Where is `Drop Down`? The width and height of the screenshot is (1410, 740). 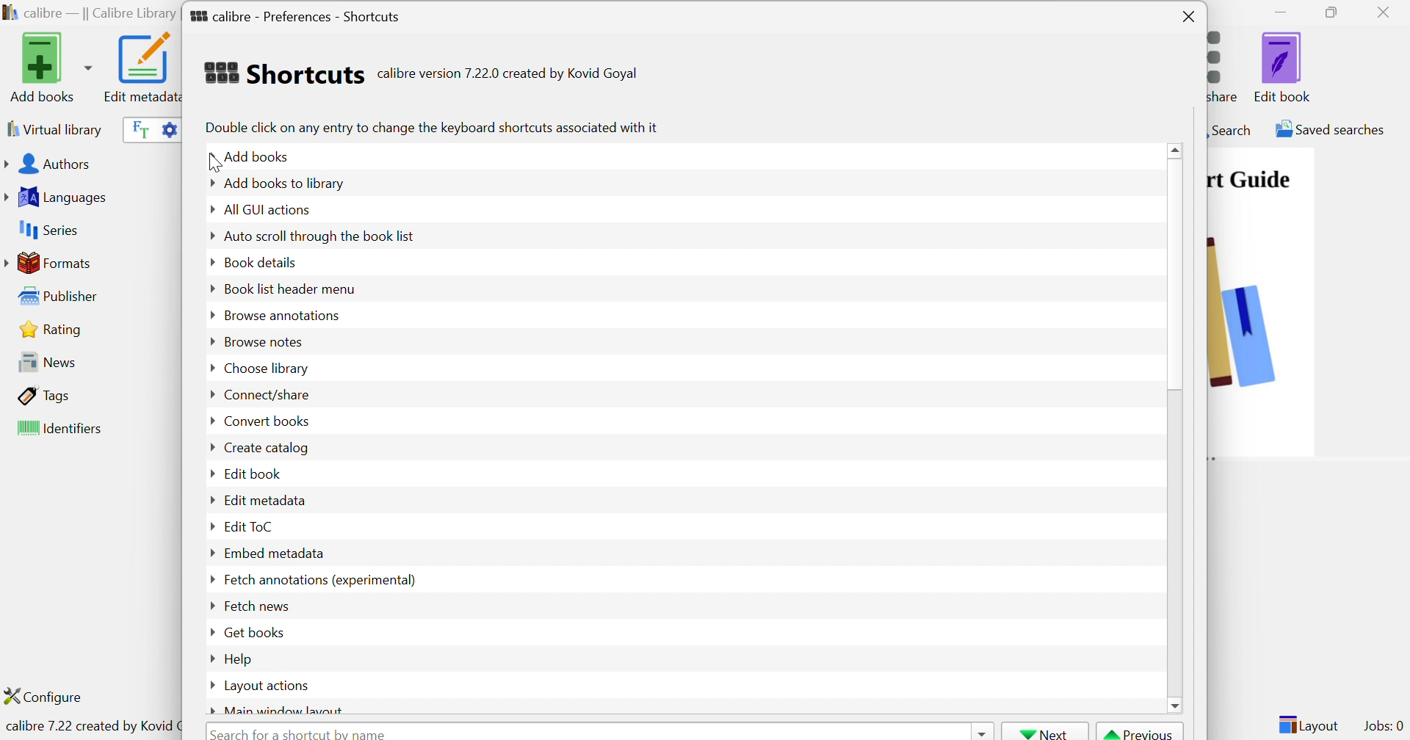
Drop Down is located at coordinates (209, 578).